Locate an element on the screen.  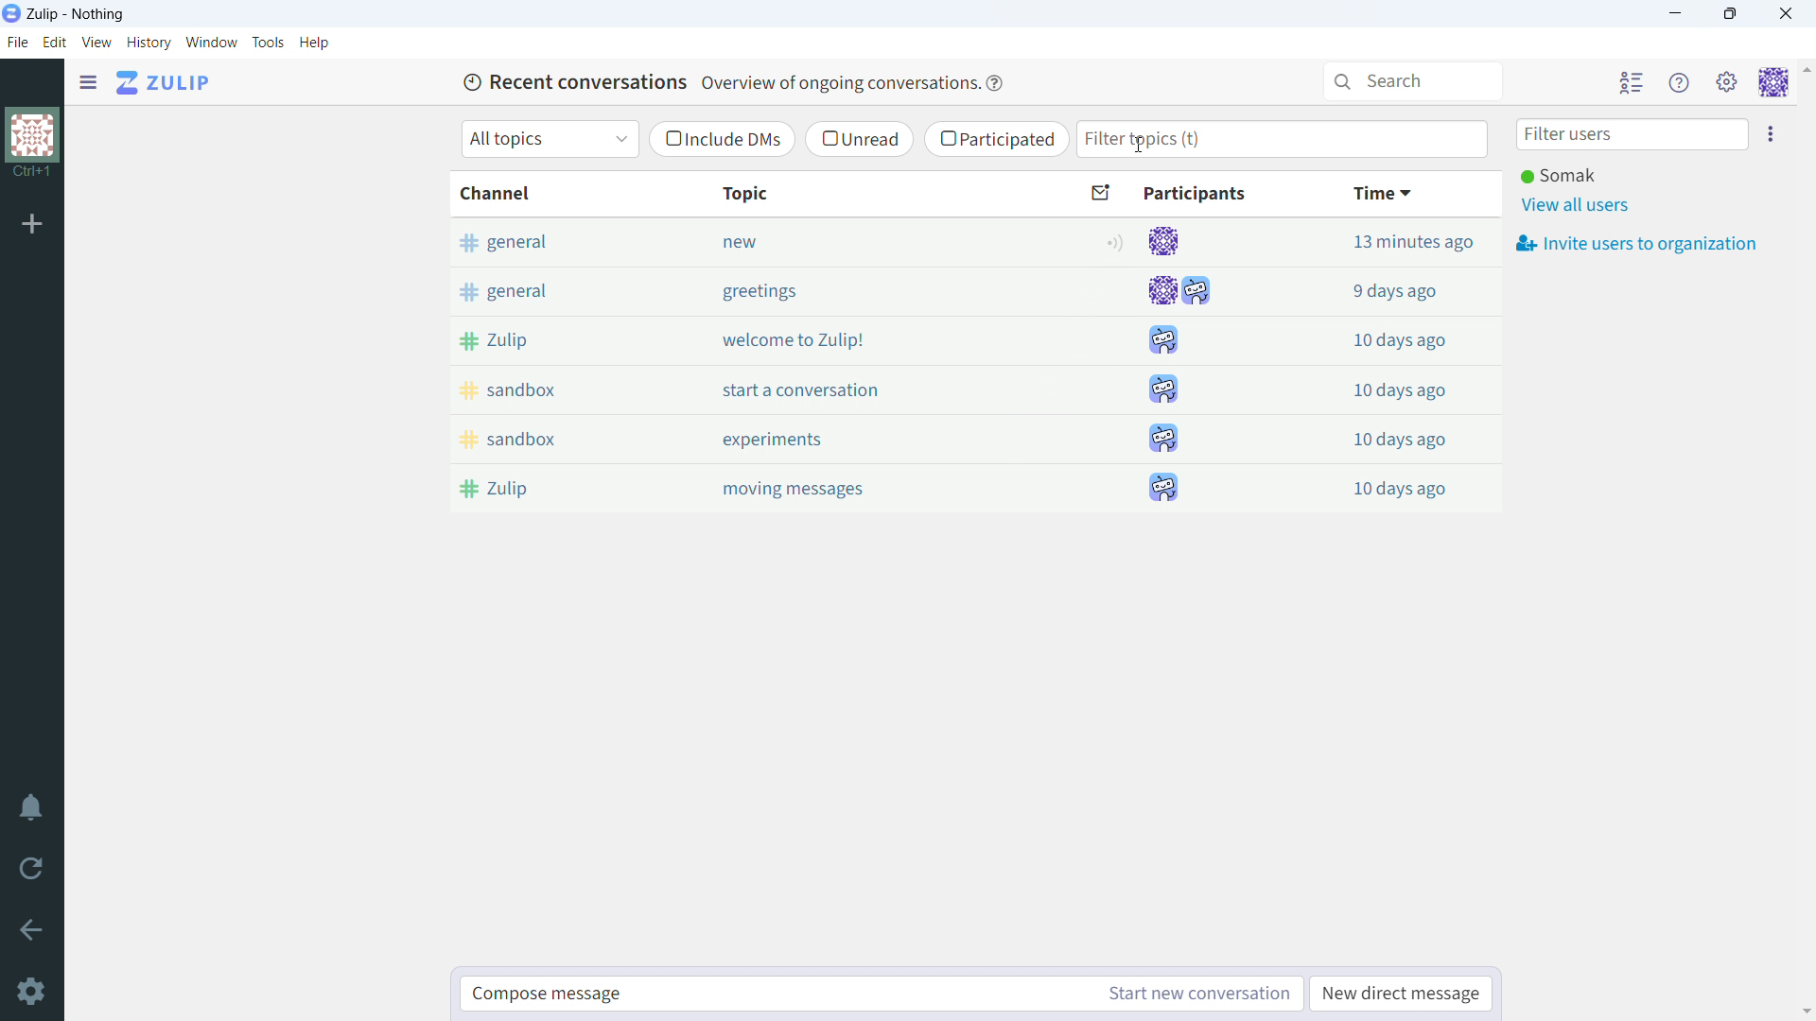
main menu is located at coordinates (1729, 83).